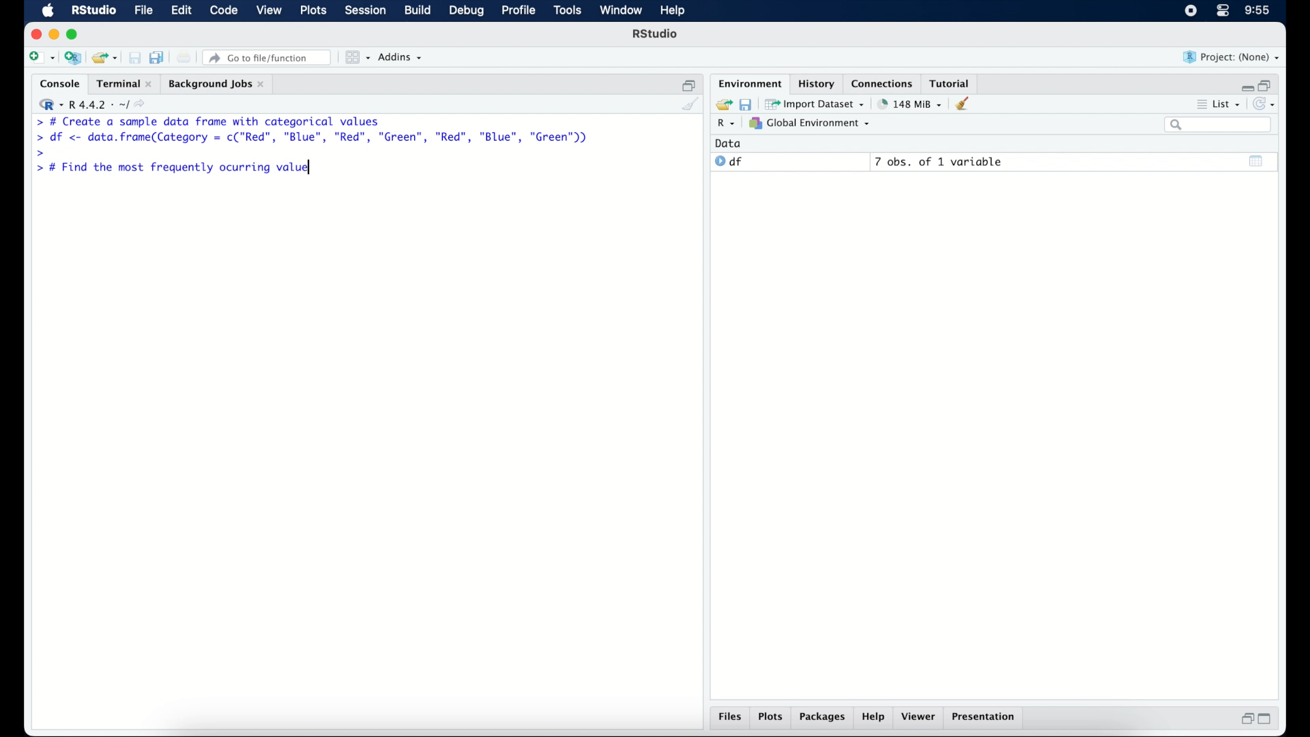 Image resolution: width=1310 pixels, height=737 pixels. Describe the element at coordinates (816, 103) in the screenshot. I see `import dataset` at that location.